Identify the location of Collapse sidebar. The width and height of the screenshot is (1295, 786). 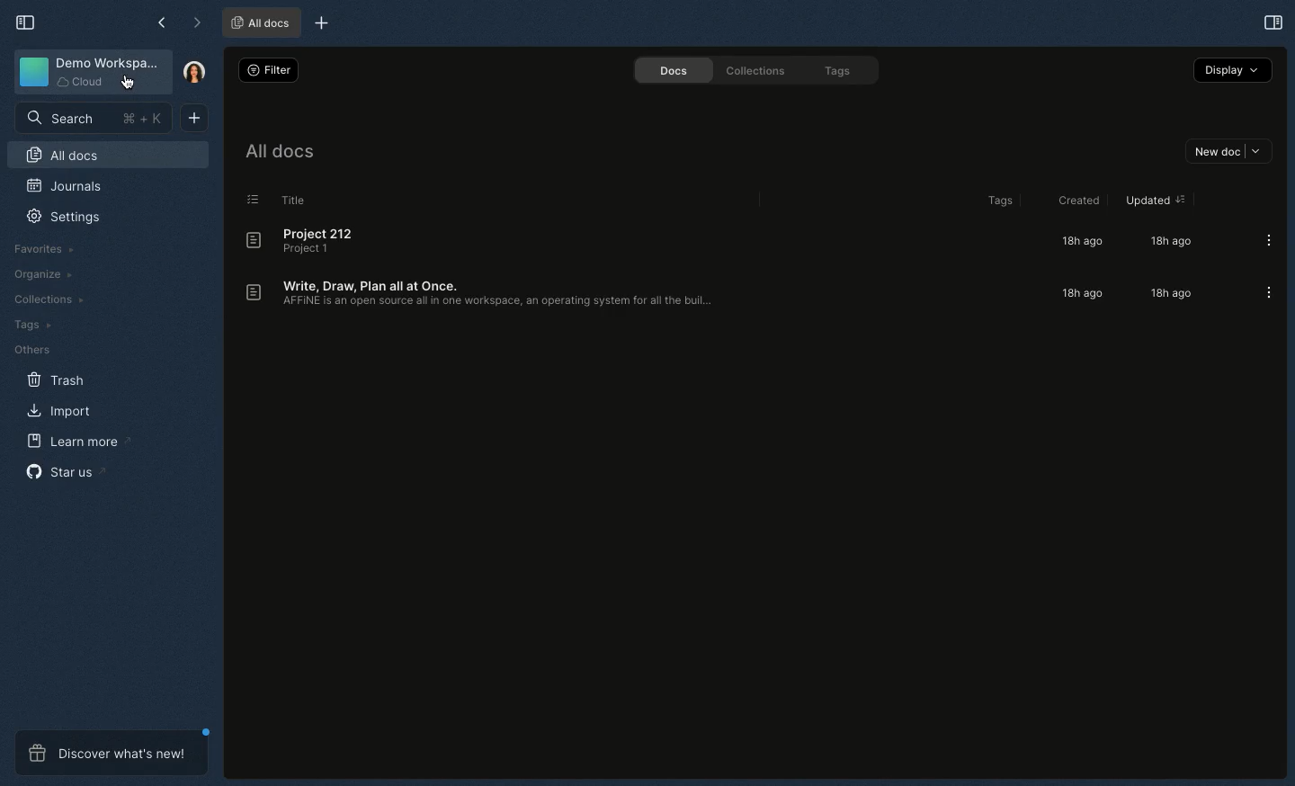
(23, 23).